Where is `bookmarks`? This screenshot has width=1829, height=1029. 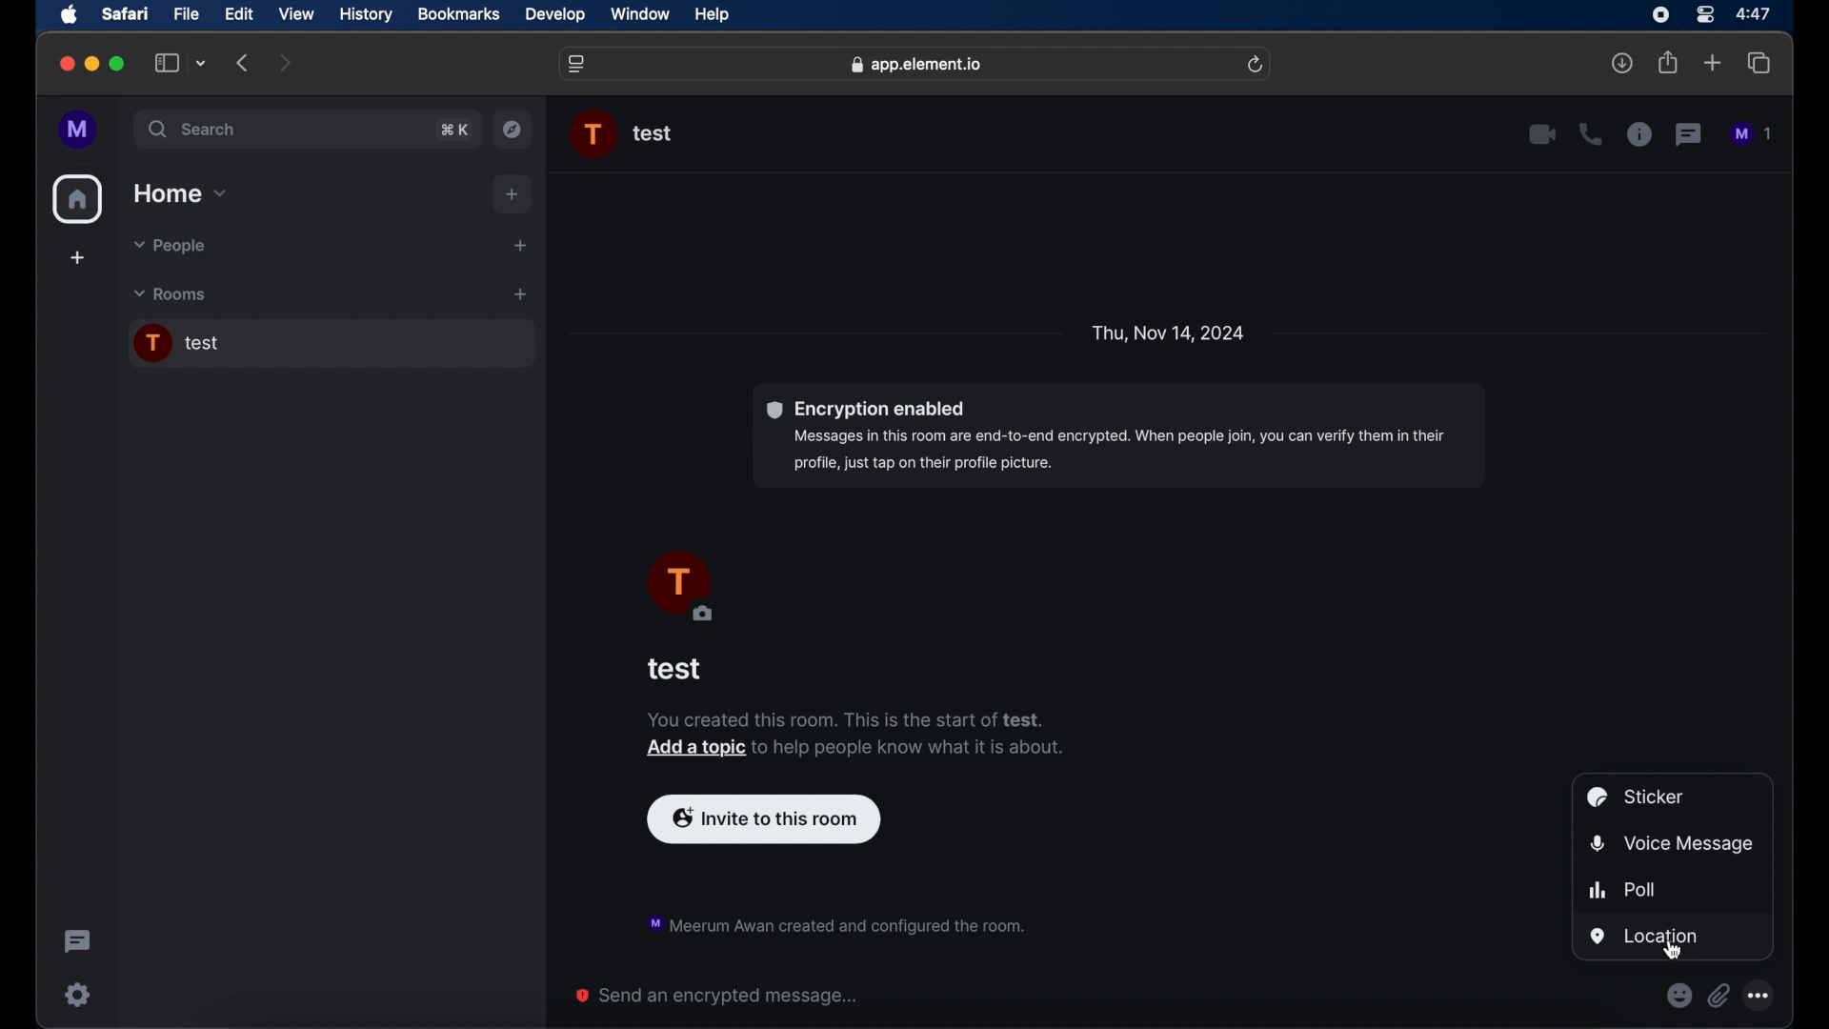 bookmarks is located at coordinates (458, 14).